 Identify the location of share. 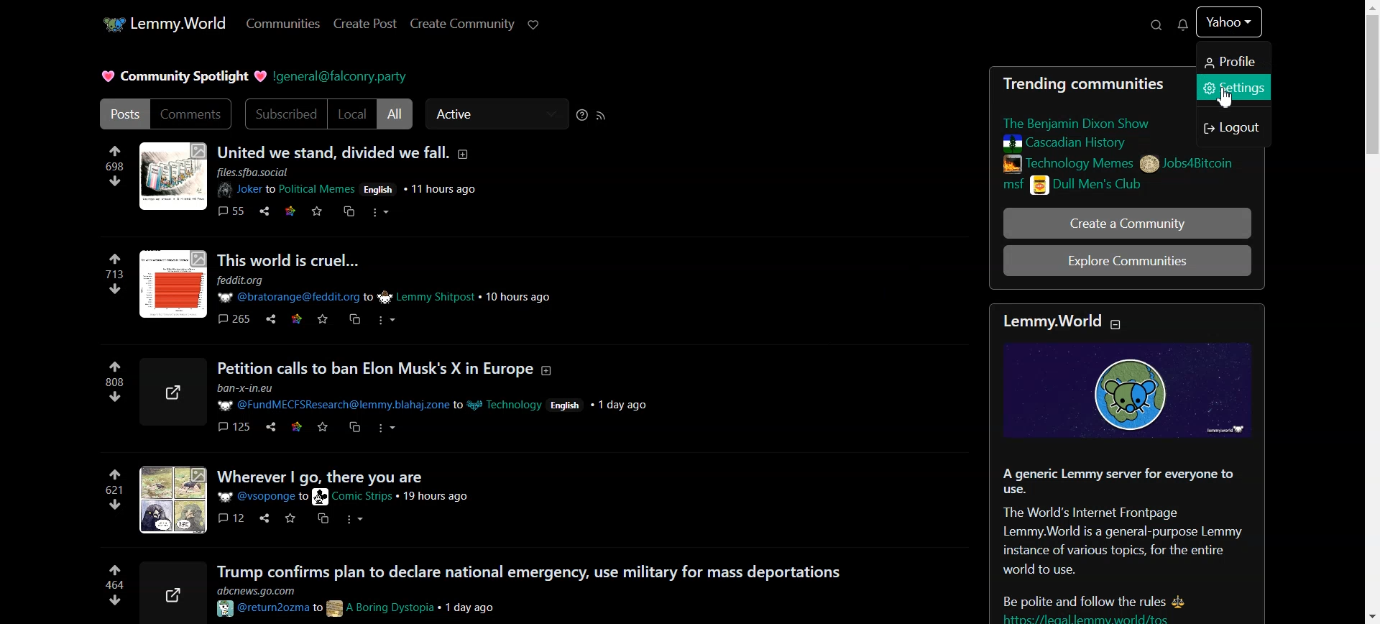
(165, 390).